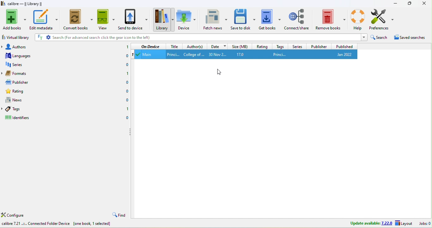  I want to click on find, so click(118, 215).